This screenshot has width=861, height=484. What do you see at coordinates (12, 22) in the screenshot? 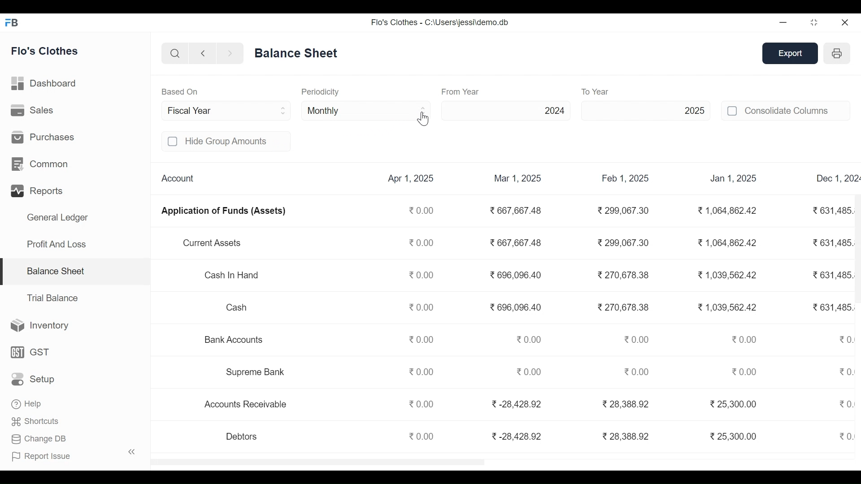
I see `FB logo` at bounding box center [12, 22].